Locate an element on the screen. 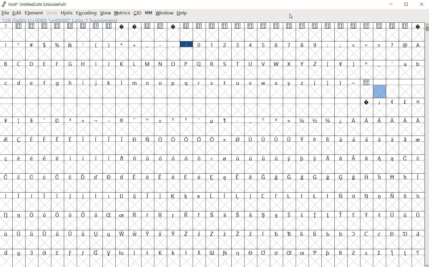  glyph is located at coordinates (109, 196).